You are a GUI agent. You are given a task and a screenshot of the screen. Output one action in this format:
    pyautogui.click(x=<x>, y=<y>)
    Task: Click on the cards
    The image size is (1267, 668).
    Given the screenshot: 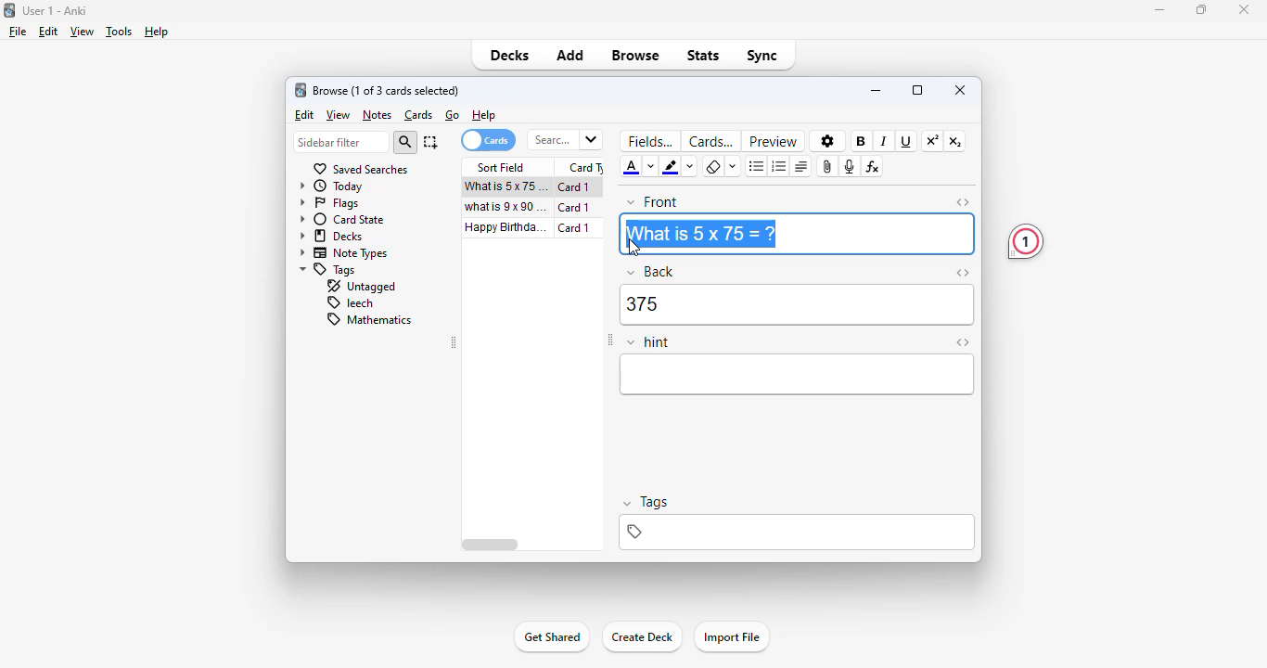 What is the action you would take?
    pyautogui.click(x=489, y=140)
    